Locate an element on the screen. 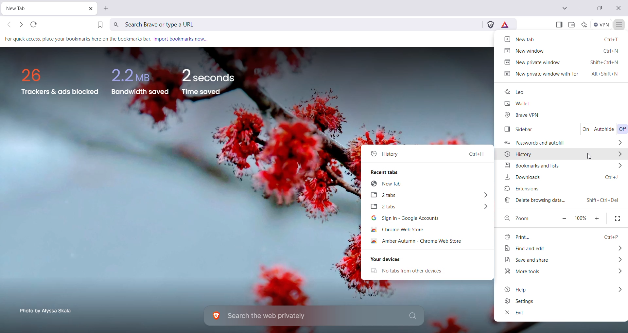 The width and height of the screenshot is (628, 333). No tabs from other devices is located at coordinates (416, 271).